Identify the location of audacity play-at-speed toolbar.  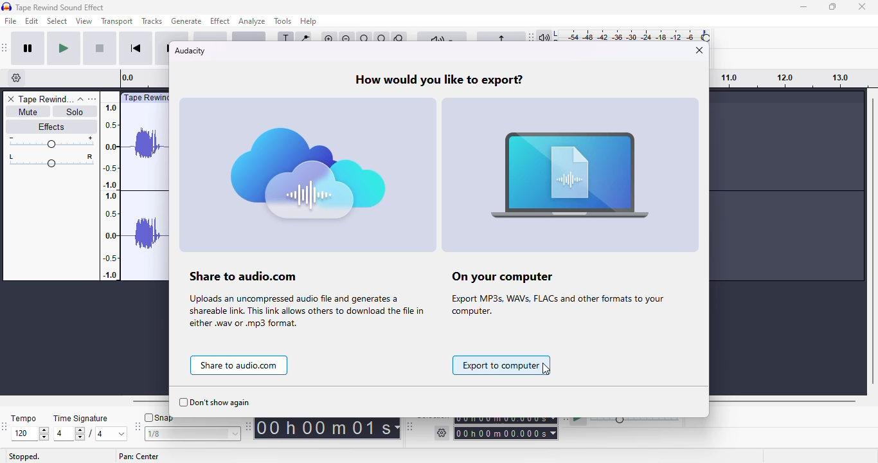
(624, 422).